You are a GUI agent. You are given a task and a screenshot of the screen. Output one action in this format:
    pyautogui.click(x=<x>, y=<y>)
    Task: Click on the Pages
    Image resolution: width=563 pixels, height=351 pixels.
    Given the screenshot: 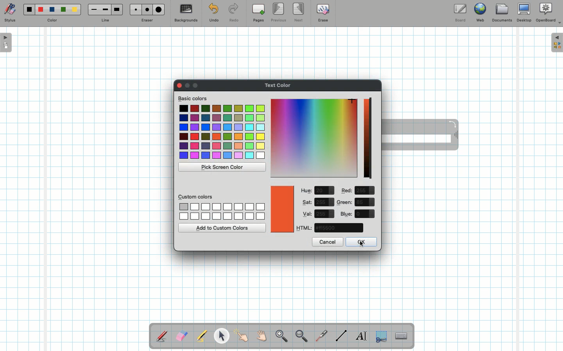 What is the action you would take?
    pyautogui.click(x=258, y=14)
    